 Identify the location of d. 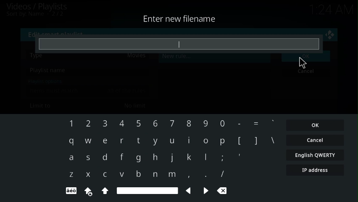
(104, 158).